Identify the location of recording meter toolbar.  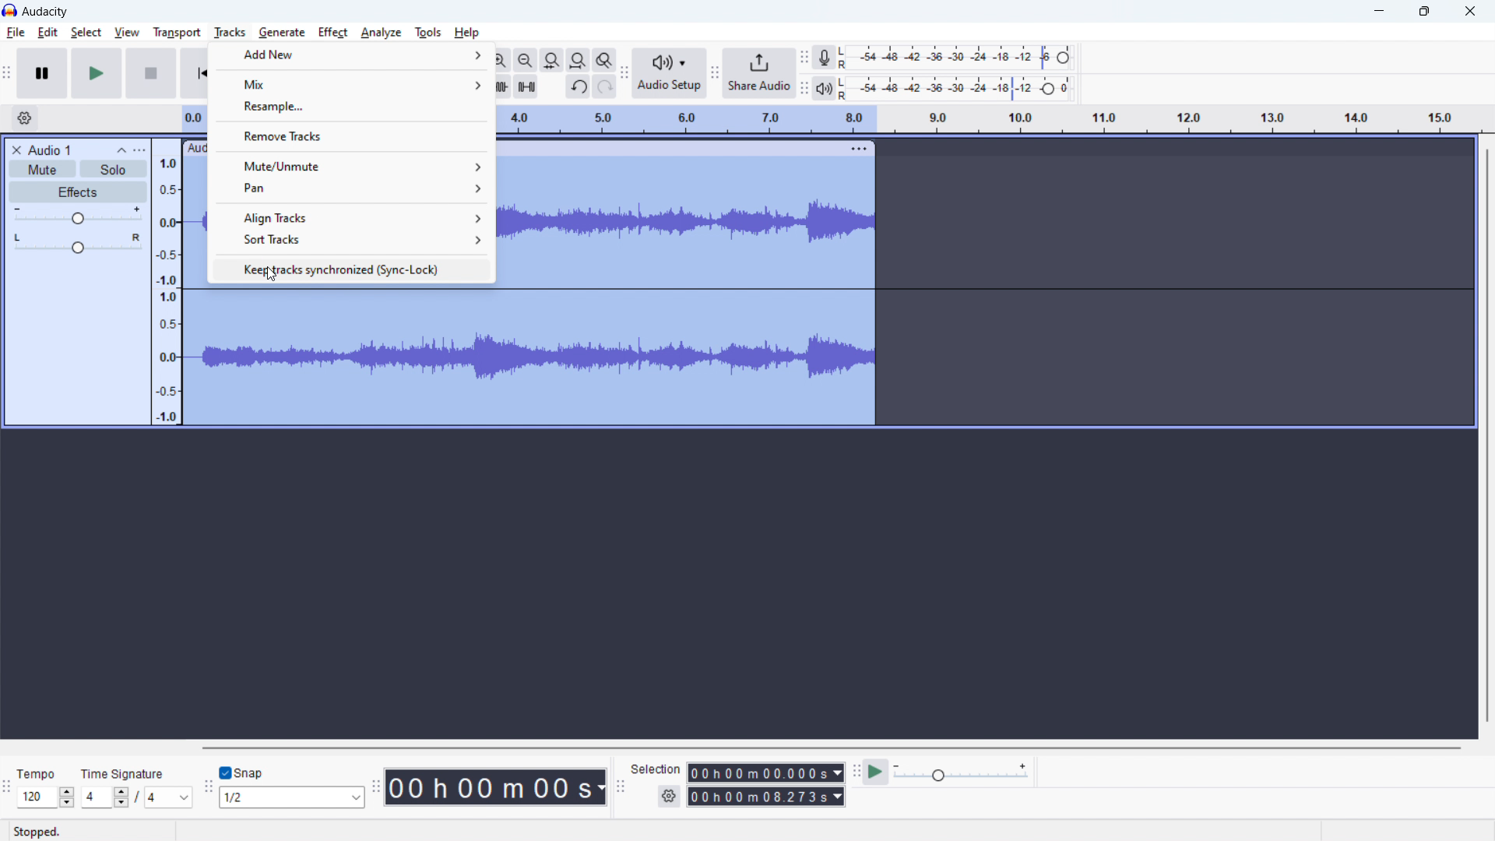
(804, 58).